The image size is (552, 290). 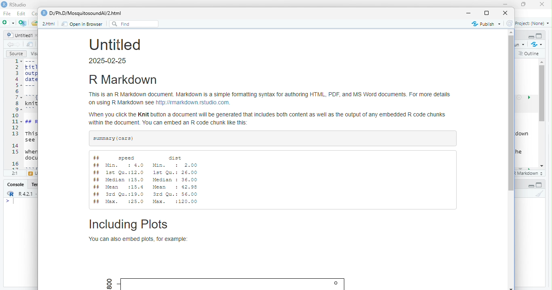 What do you see at coordinates (537, 44) in the screenshot?
I see `Syncing ` at bounding box center [537, 44].